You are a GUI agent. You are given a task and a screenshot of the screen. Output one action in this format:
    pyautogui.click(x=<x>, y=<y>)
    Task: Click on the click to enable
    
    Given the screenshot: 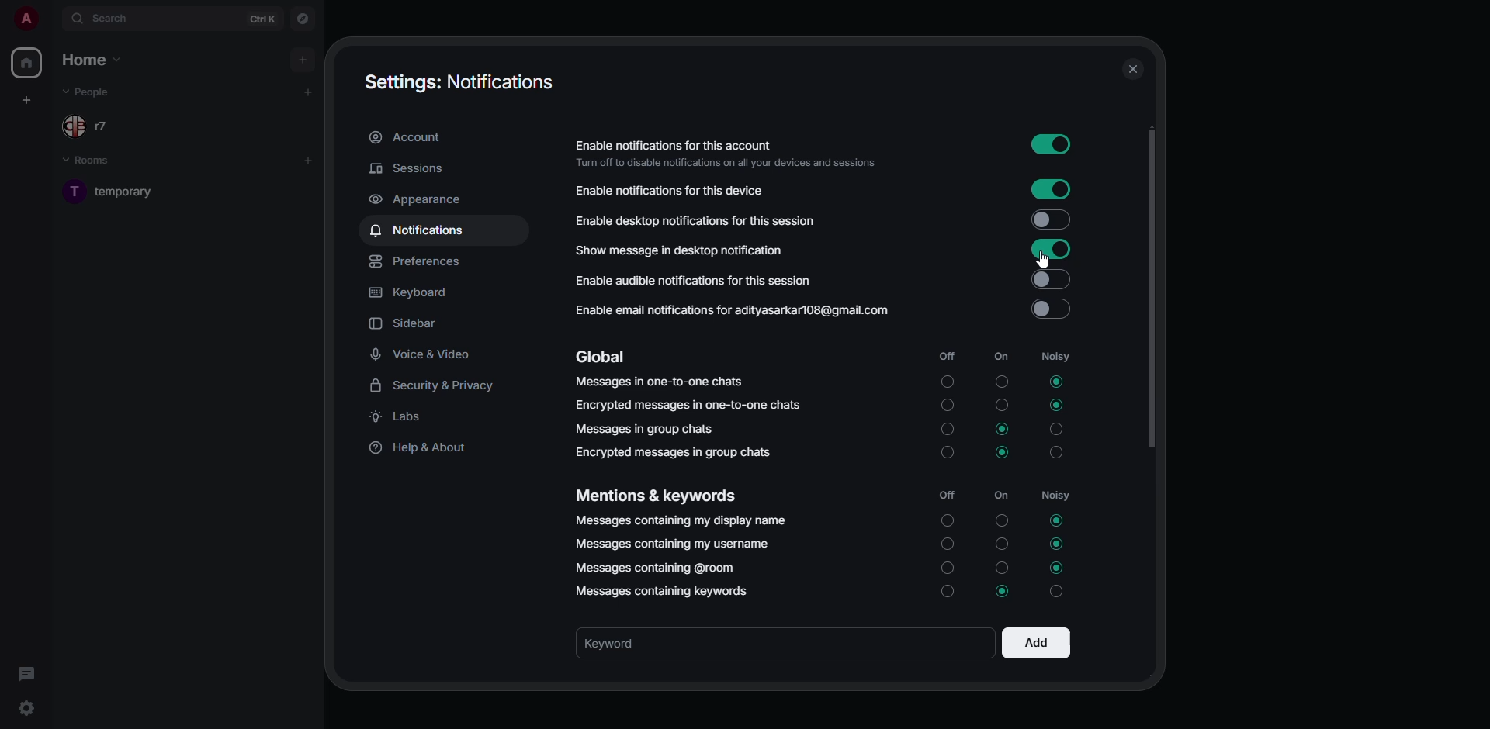 What is the action you would take?
    pyautogui.click(x=1053, y=280)
    